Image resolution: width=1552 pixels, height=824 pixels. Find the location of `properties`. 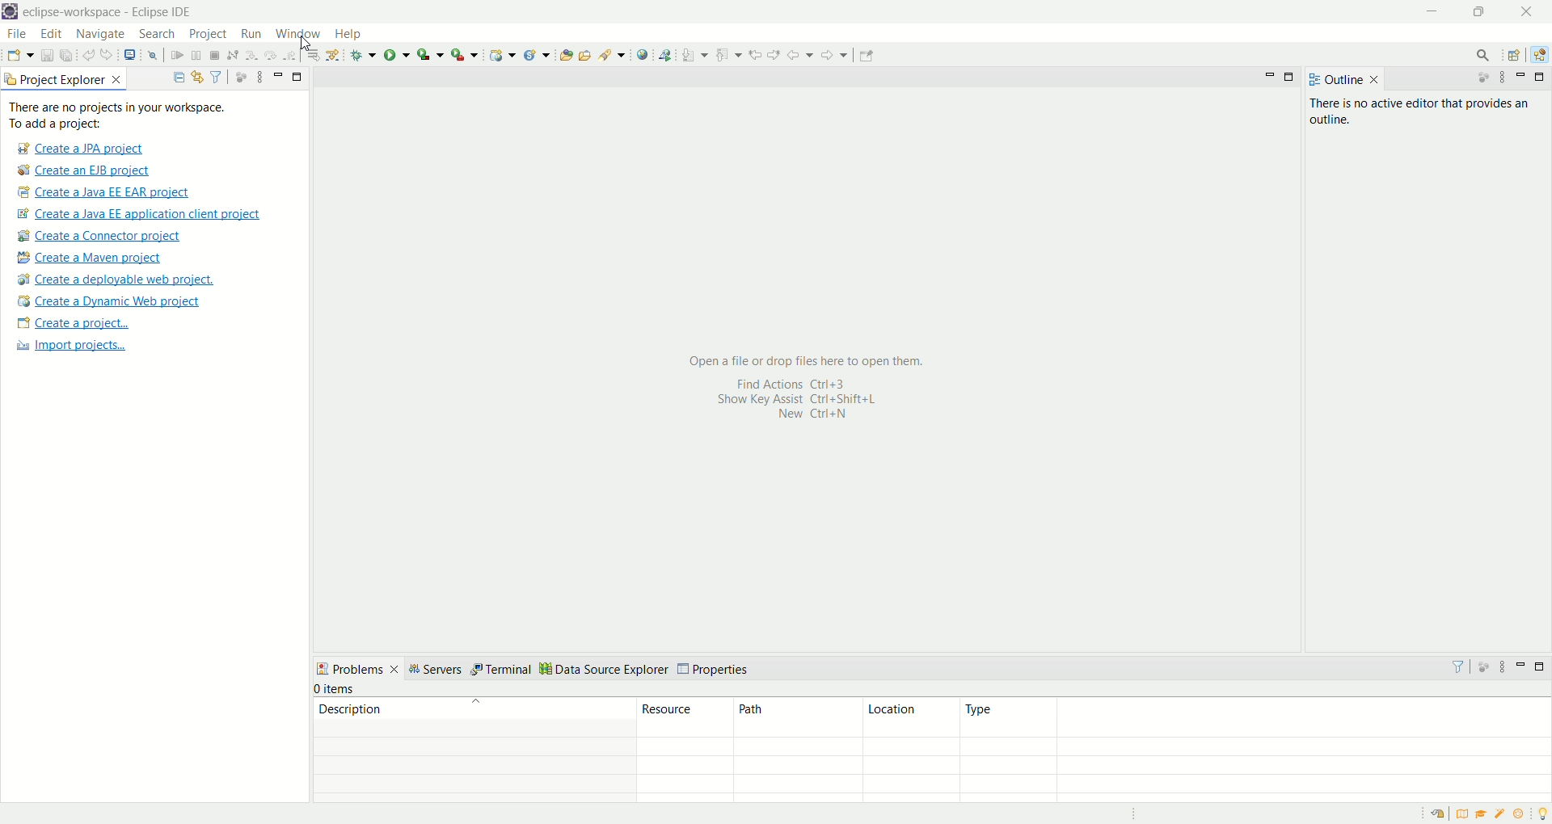

properties is located at coordinates (715, 671).